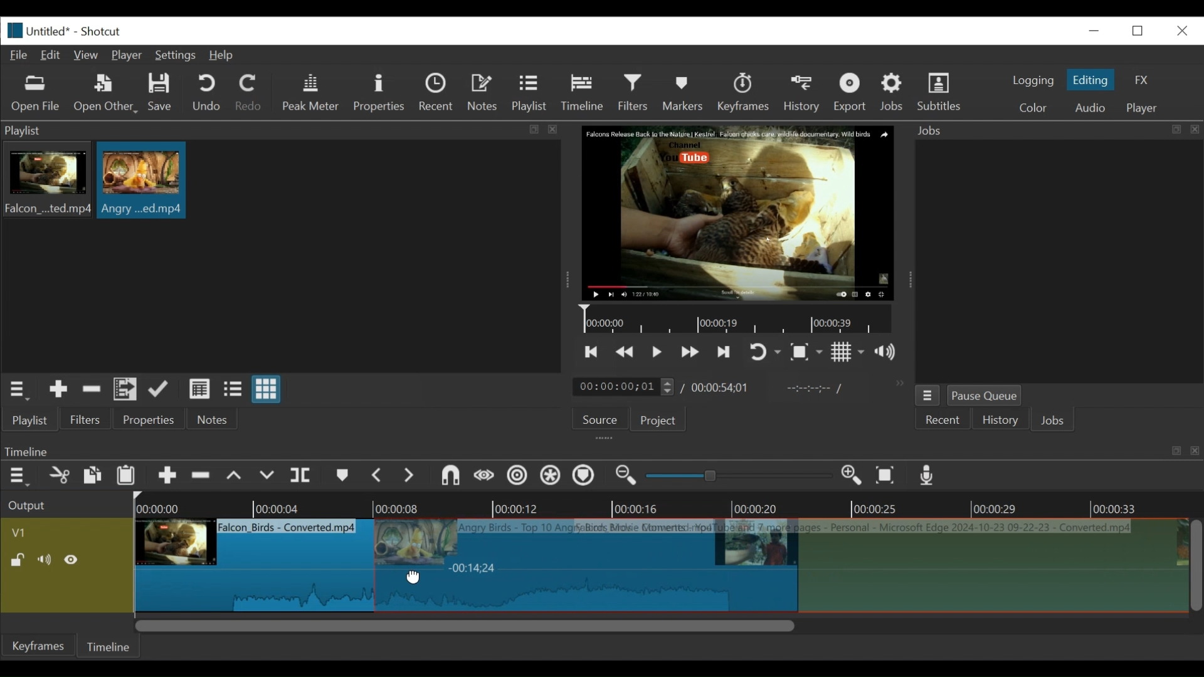 This screenshot has width=1204, height=677. I want to click on Help, so click(221, 56).